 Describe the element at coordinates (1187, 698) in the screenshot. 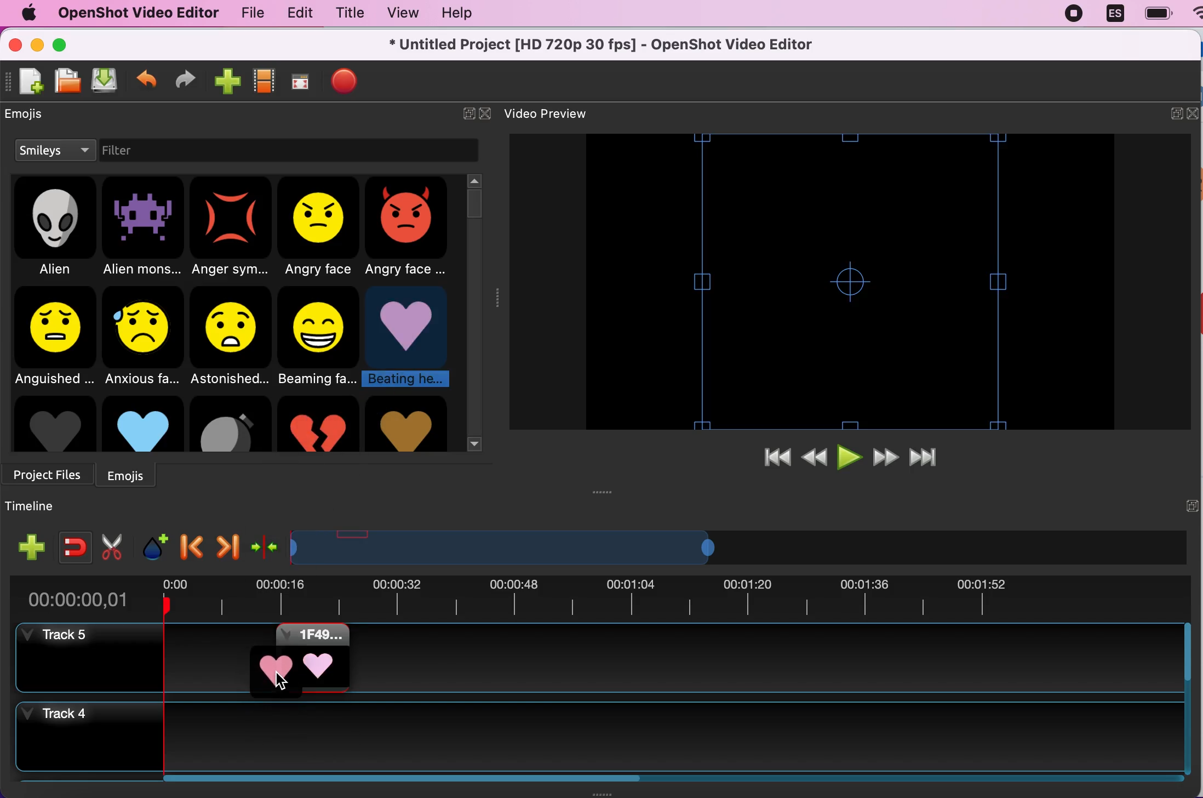

I see `Vertical slide bar` at that location.